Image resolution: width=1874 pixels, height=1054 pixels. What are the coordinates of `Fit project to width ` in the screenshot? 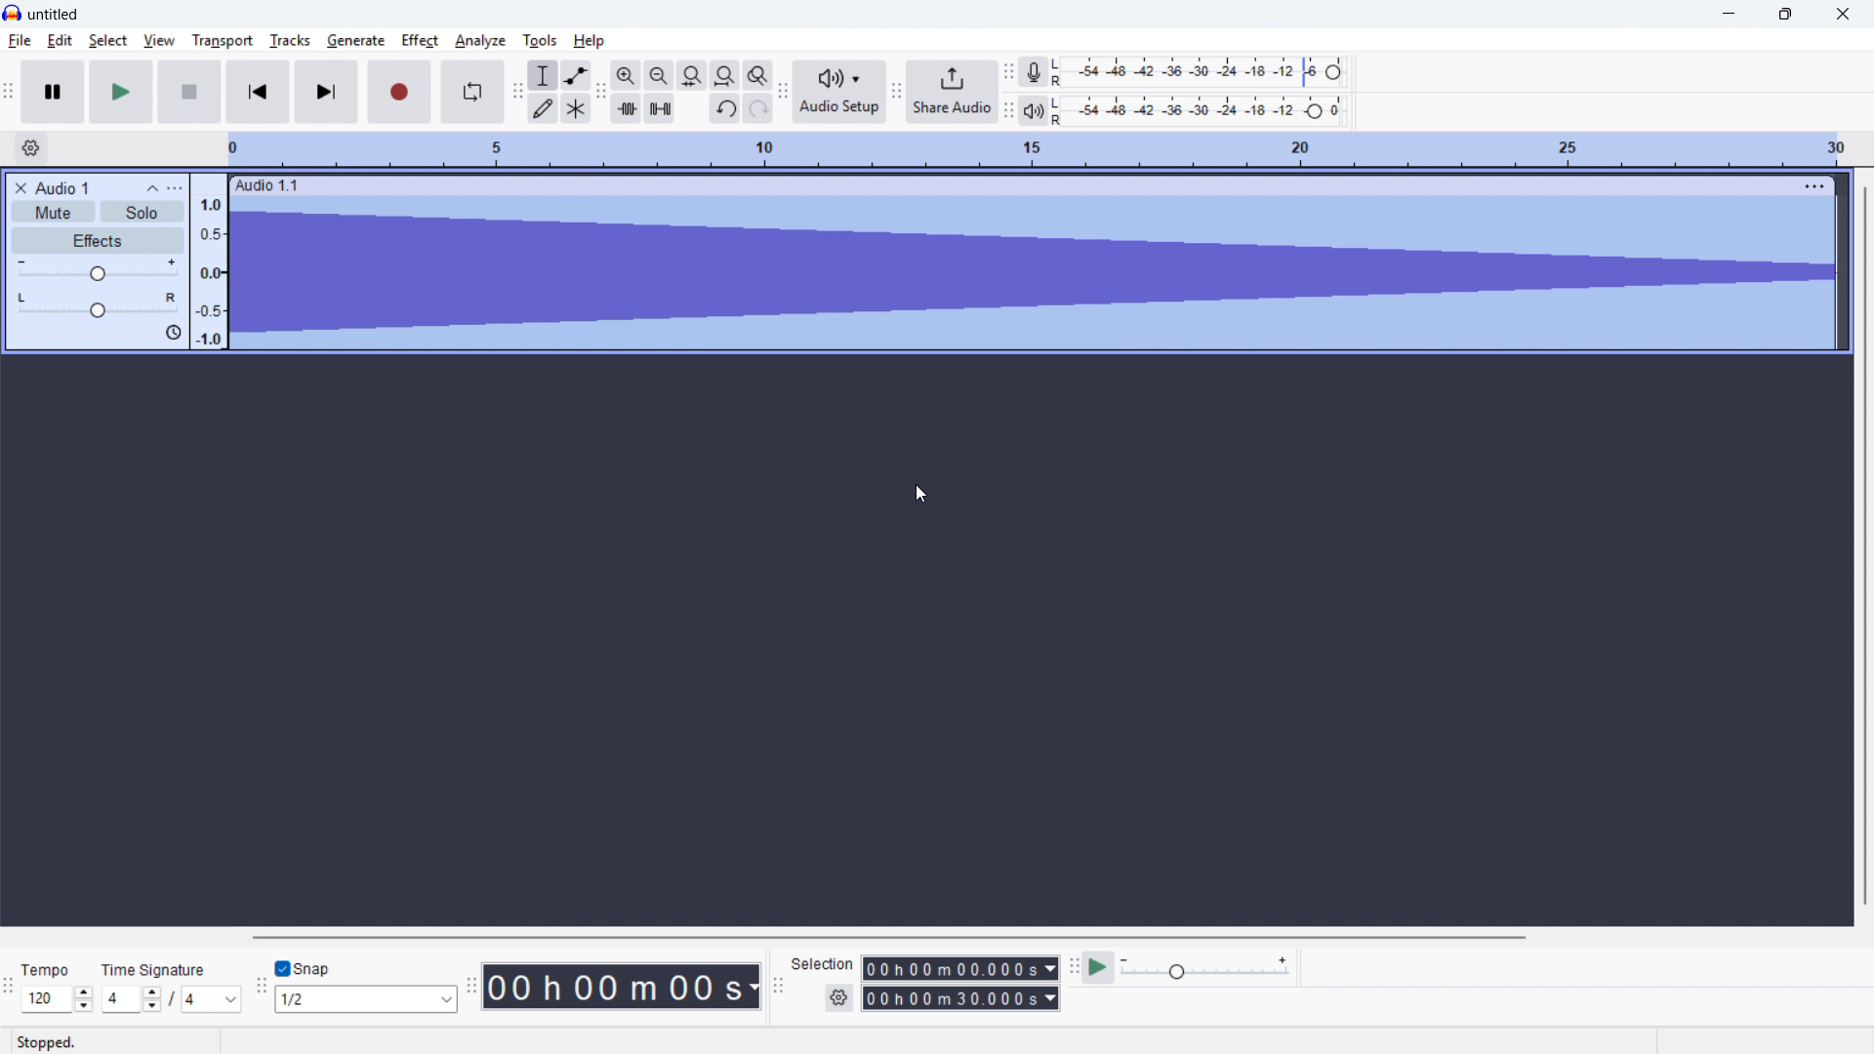 It's located at (726, 74).